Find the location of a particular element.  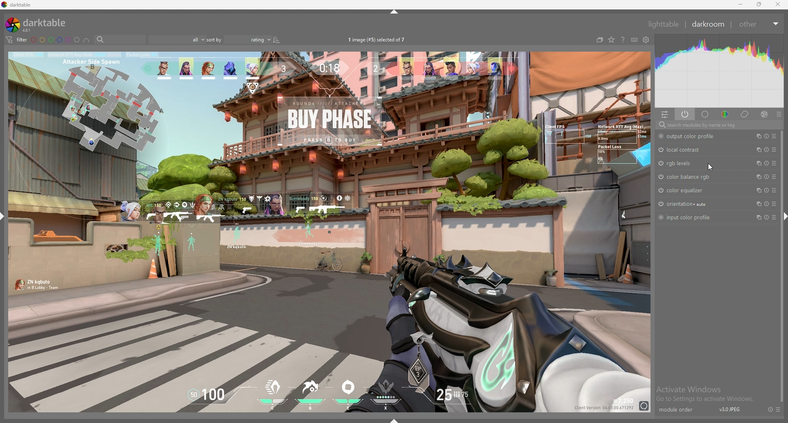

presets is located at coordinates (774, 204).